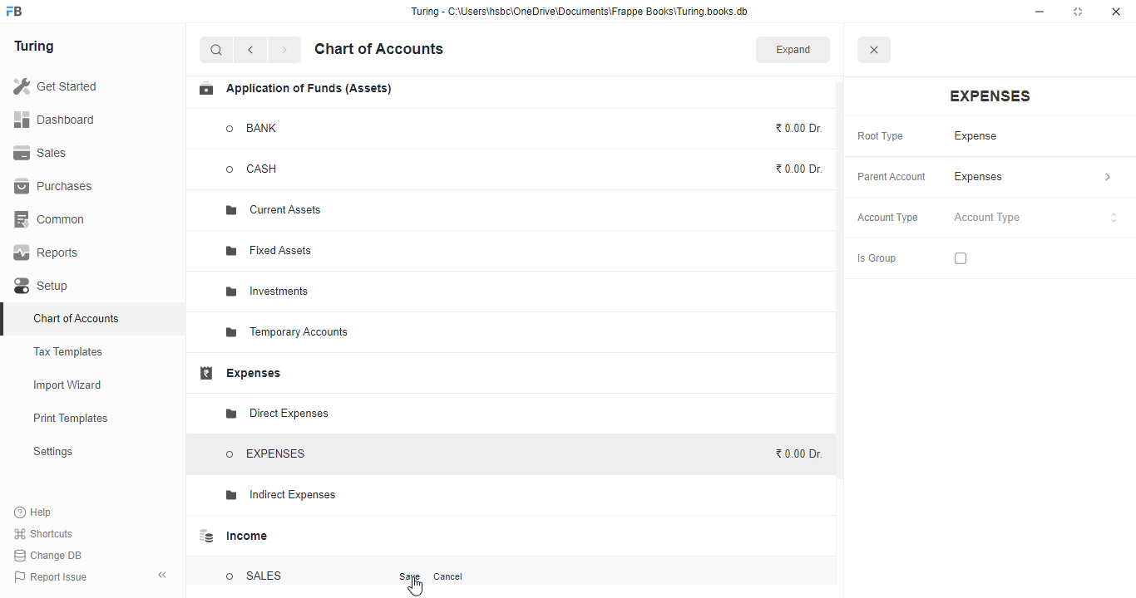  Describe the element at coordinates (877, 259) in the screenshot. I see `is group` at that location.